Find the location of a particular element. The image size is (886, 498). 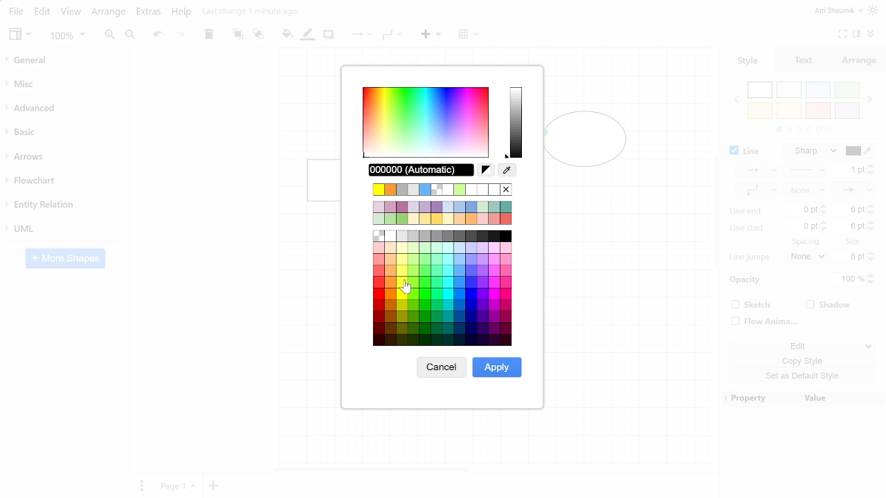

Cancel is located at coordinates (442, 367).